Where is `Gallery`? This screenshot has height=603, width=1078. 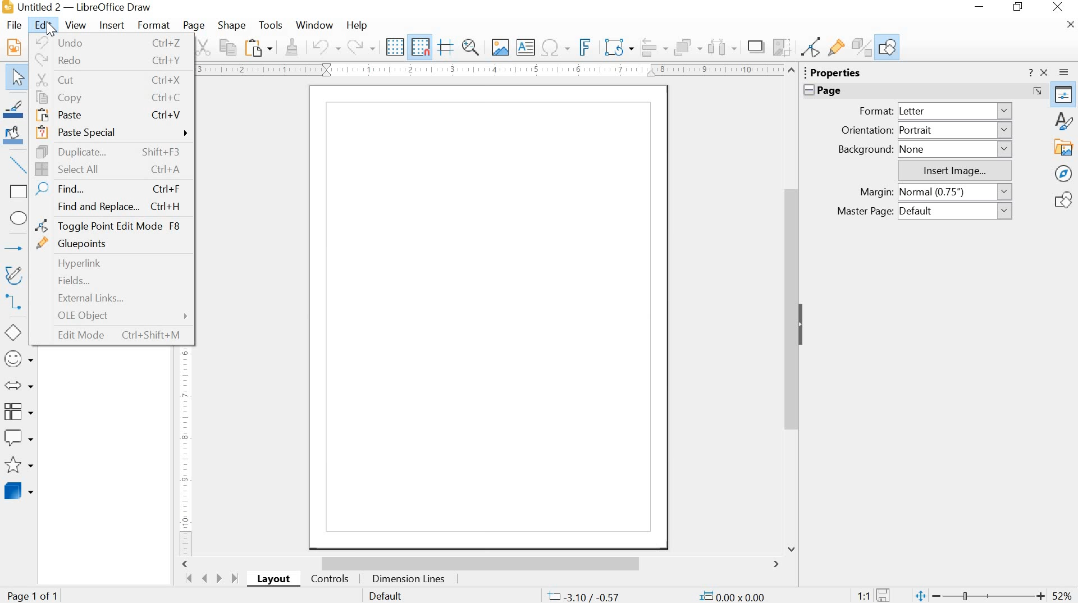
Gallery is located at coordinates (1065, 147).